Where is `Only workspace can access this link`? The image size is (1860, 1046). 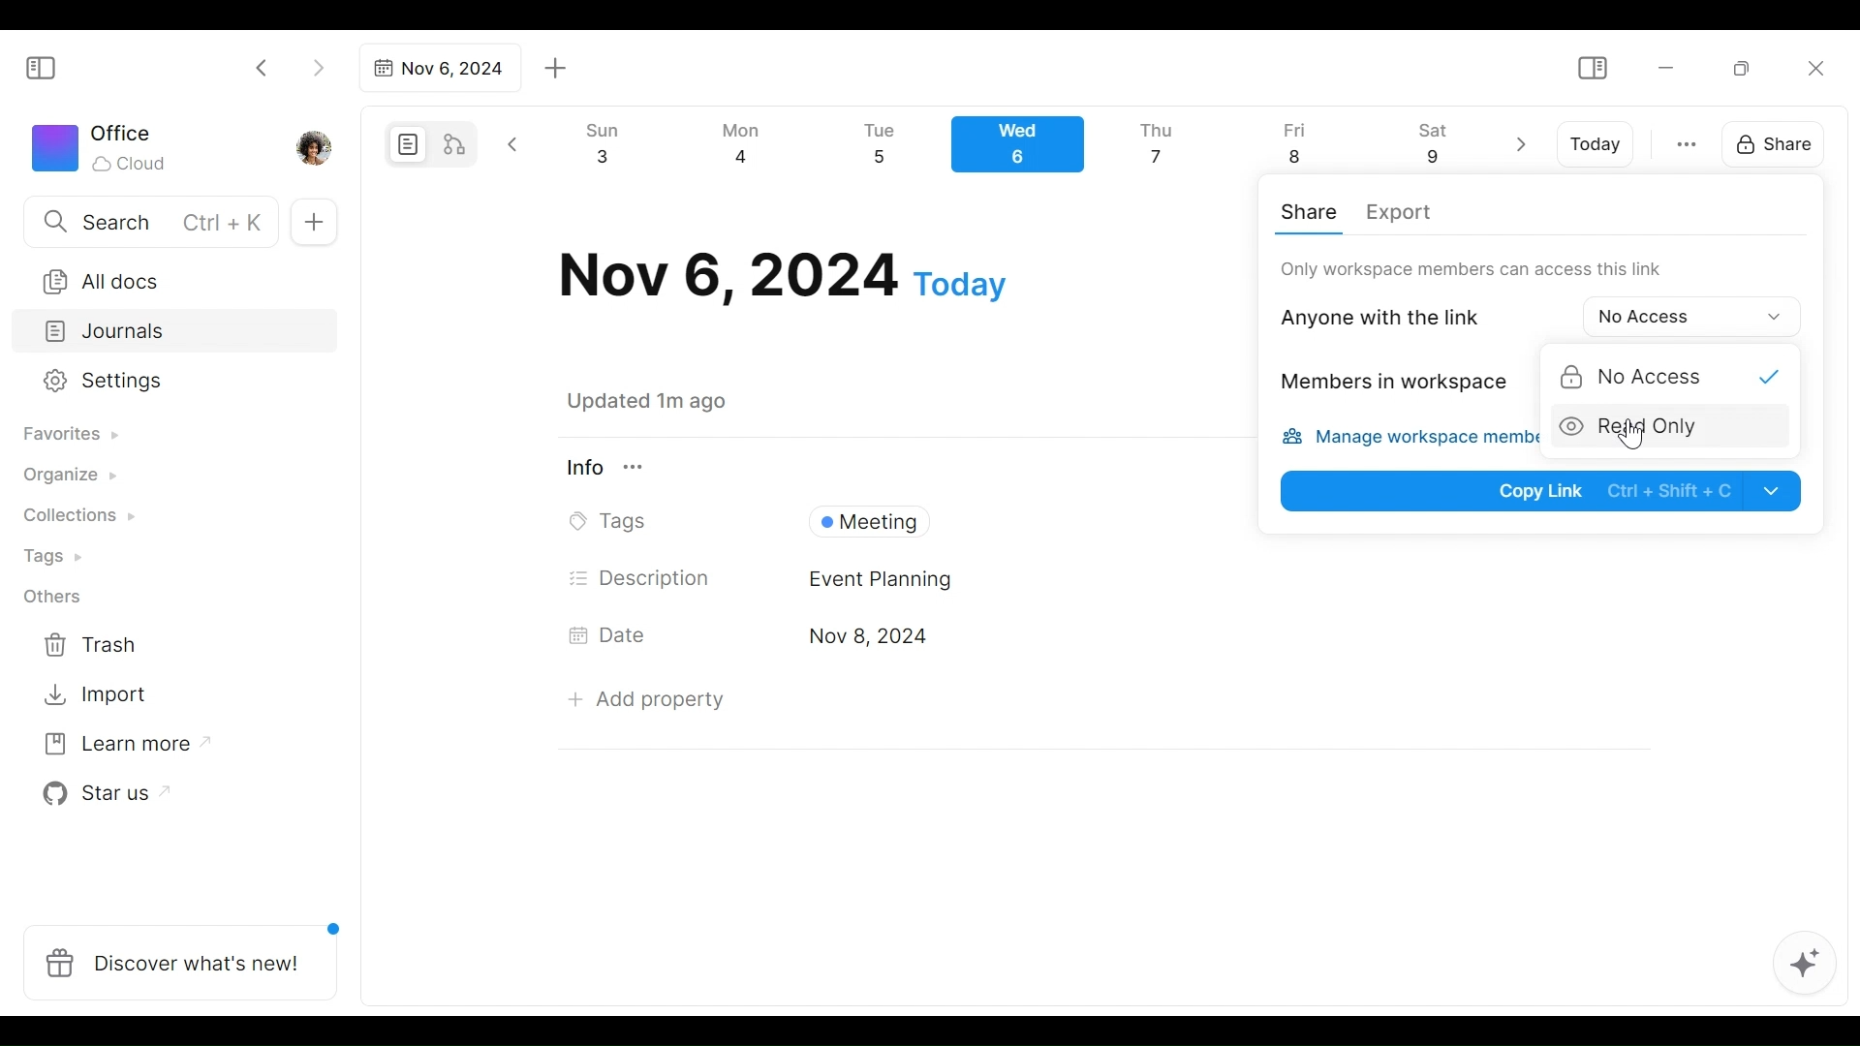
Only workspace can access this link is located at coordinates (1472, 268).